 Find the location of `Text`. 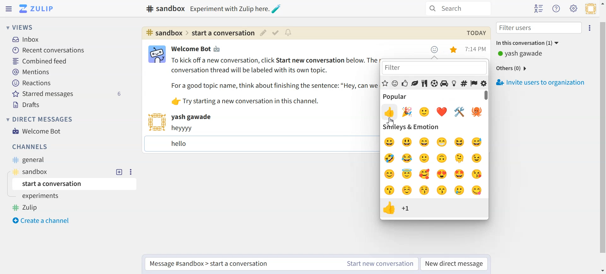

Text is located at coordinates (197, 49).